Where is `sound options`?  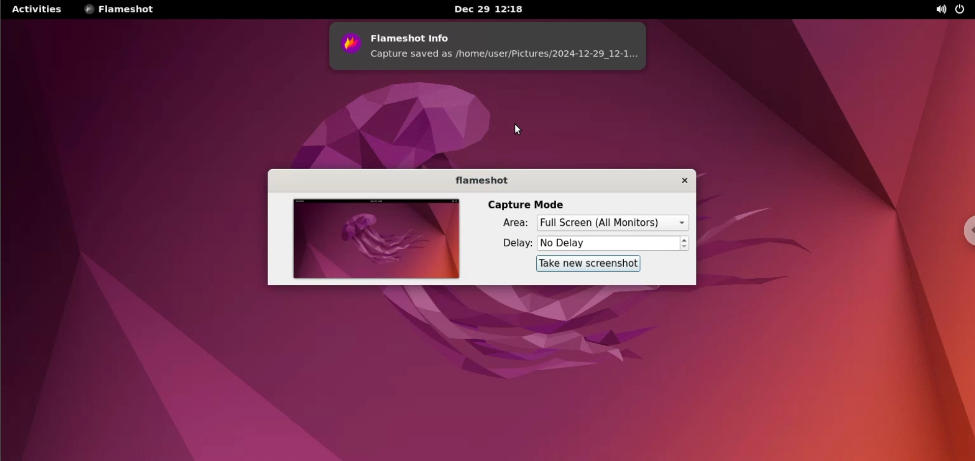
sound options is located at coordinates (940, 11).